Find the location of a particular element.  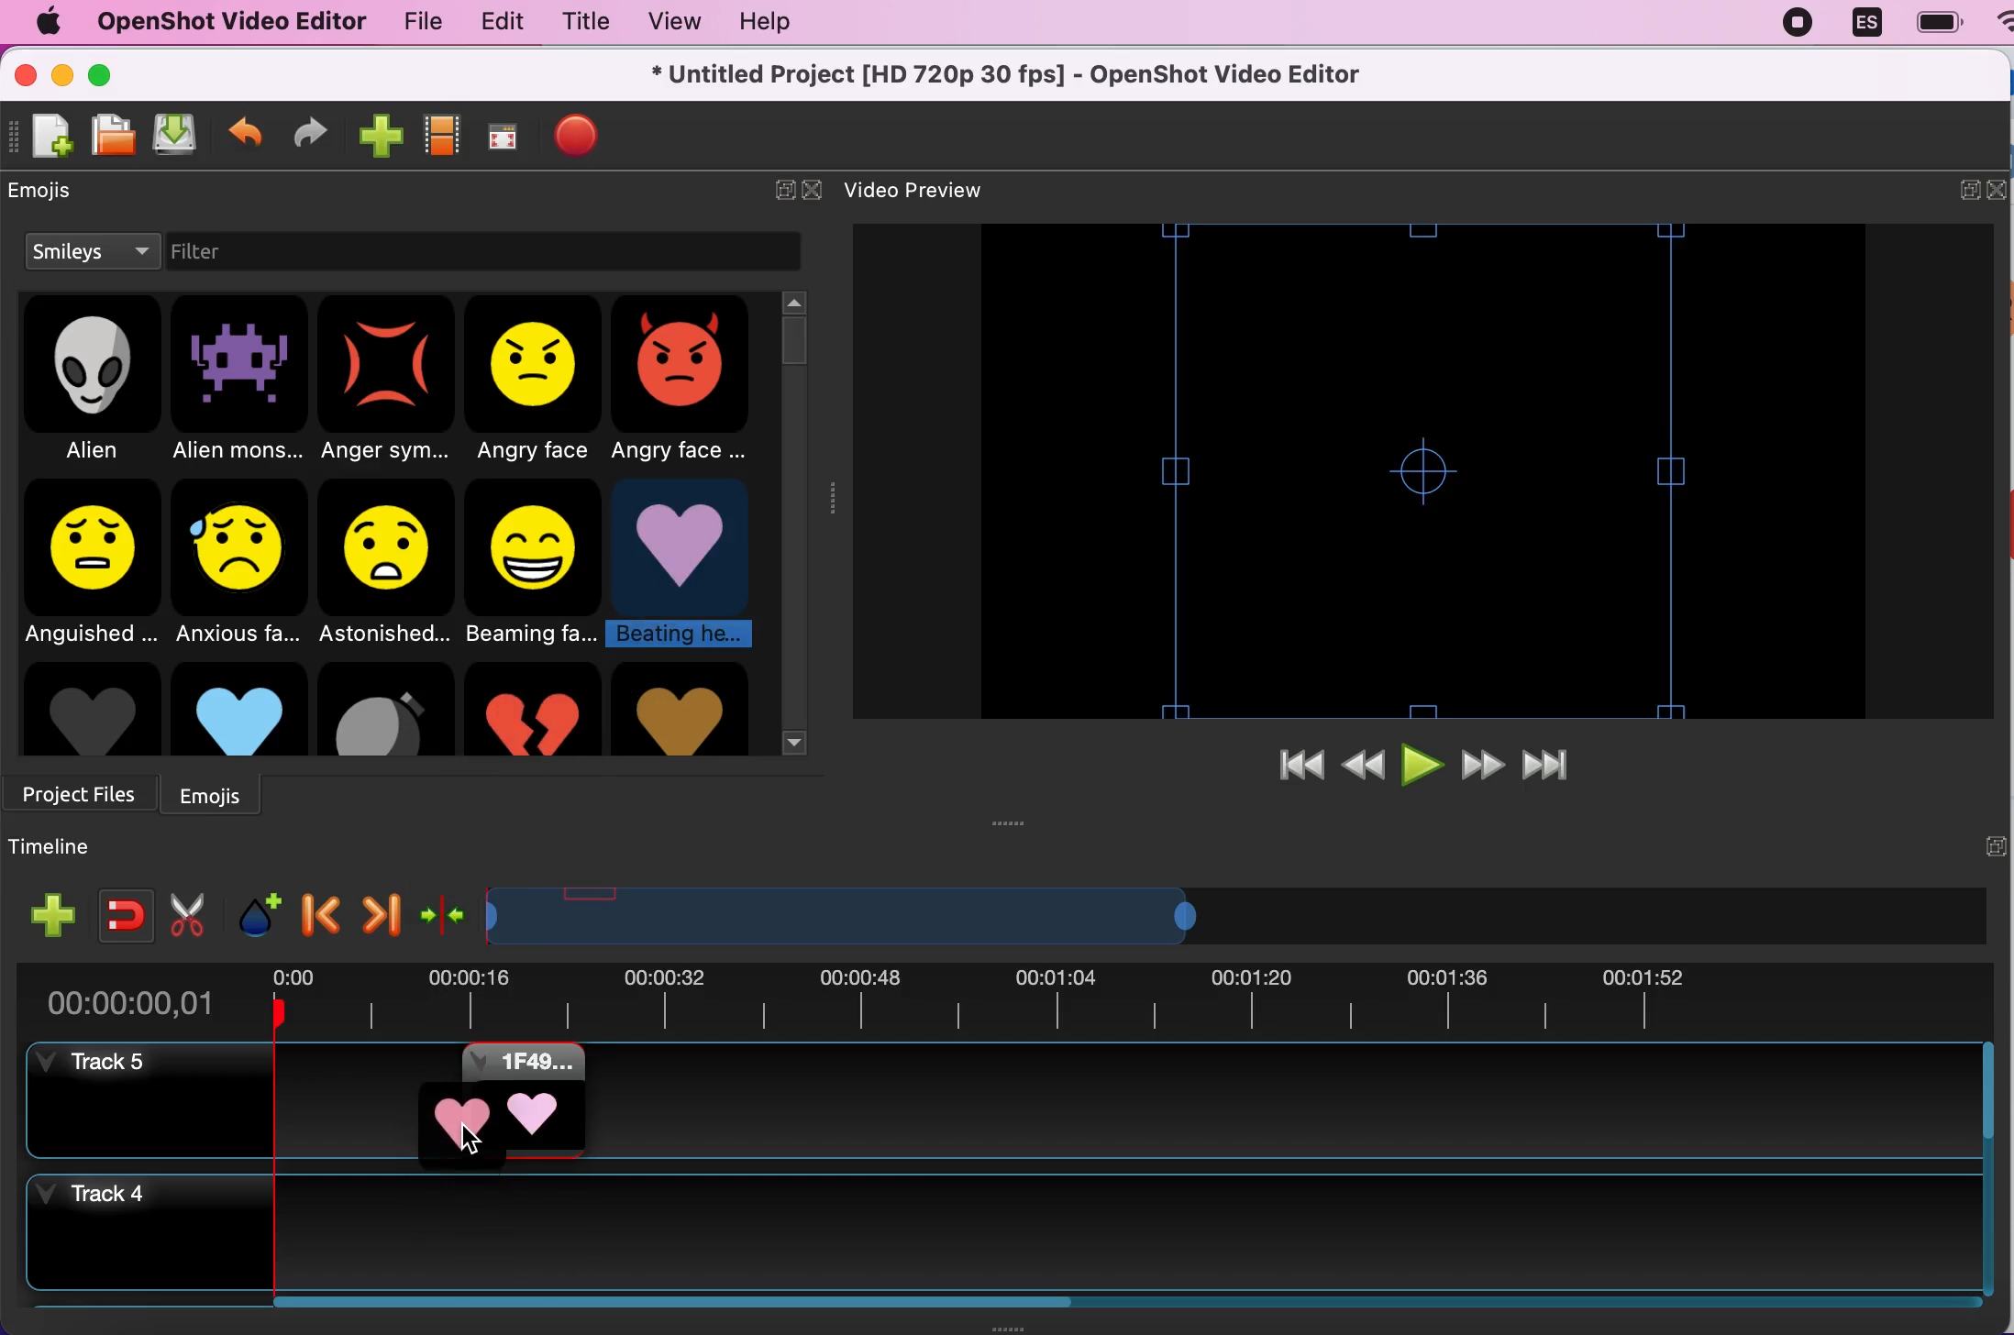

fast forward is located at coordinates (1480, 761).